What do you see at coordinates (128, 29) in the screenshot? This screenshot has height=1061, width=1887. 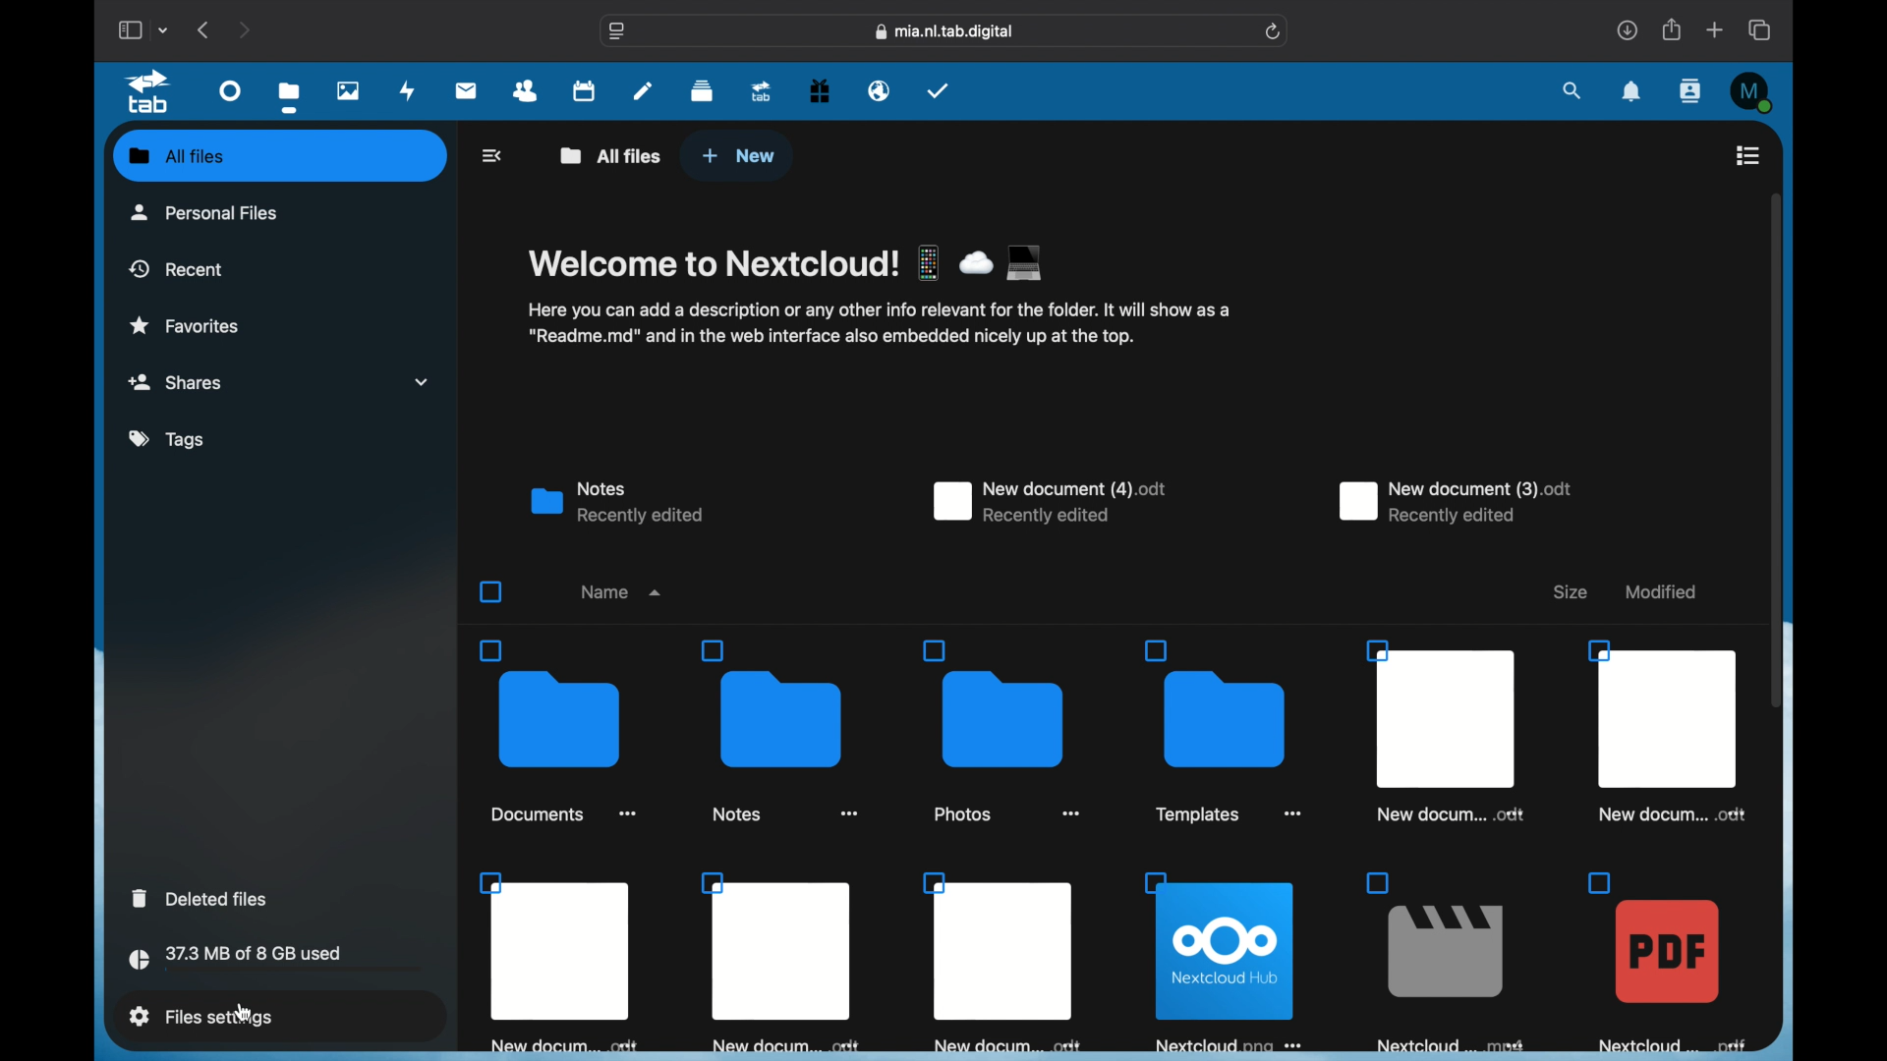 I see `show sidebar` at bounding box center [128, 29].